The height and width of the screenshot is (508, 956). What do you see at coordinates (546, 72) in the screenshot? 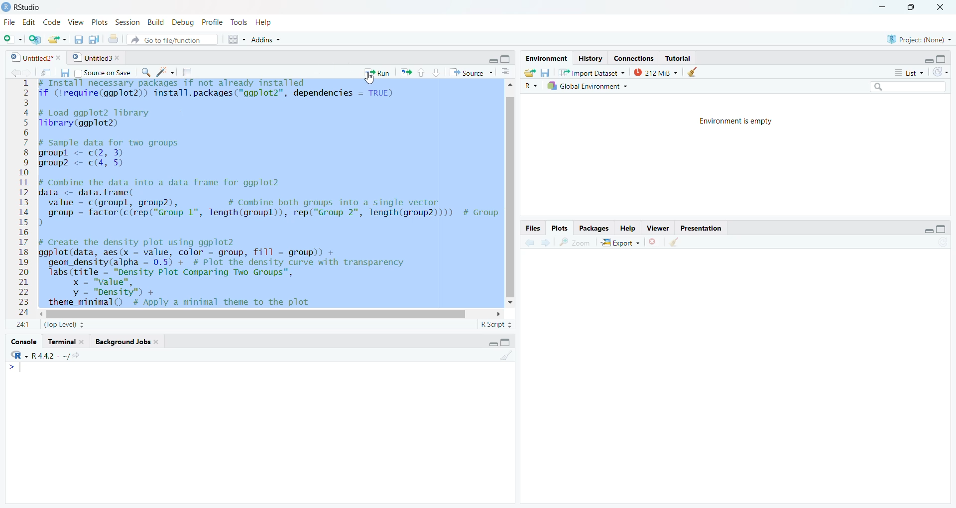
I see `save` at bounding box center [546, 72].